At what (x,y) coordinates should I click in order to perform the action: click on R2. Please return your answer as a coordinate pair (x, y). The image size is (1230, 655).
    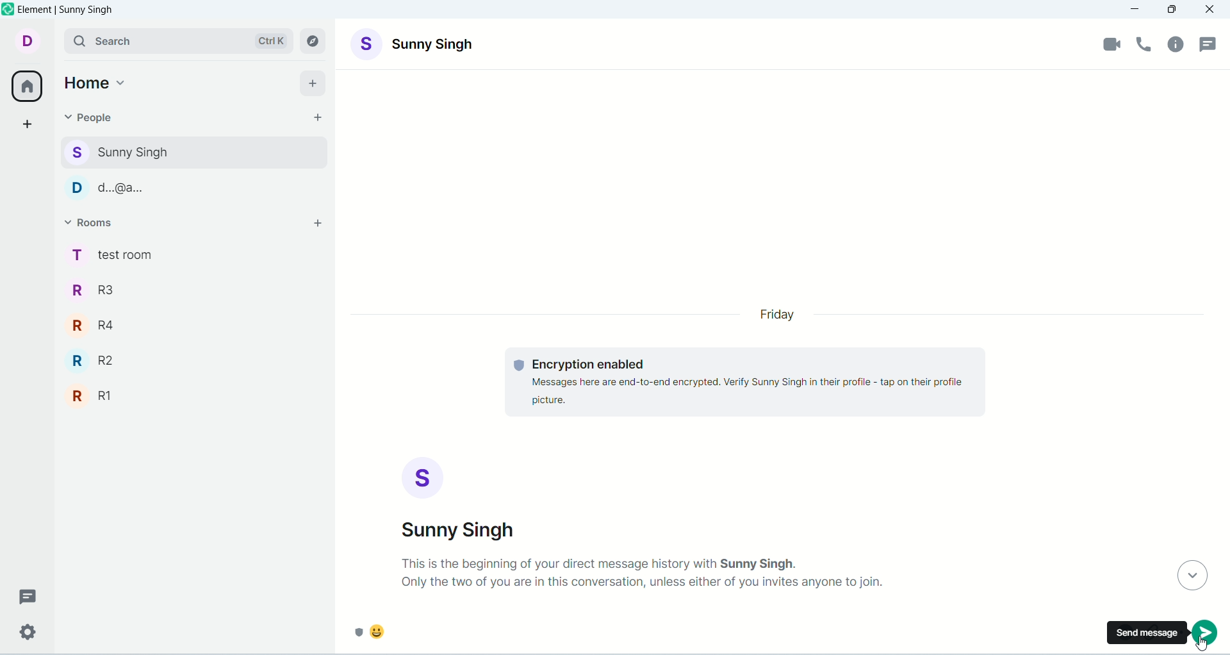
    Looking at the image, I should click on (195, 356).